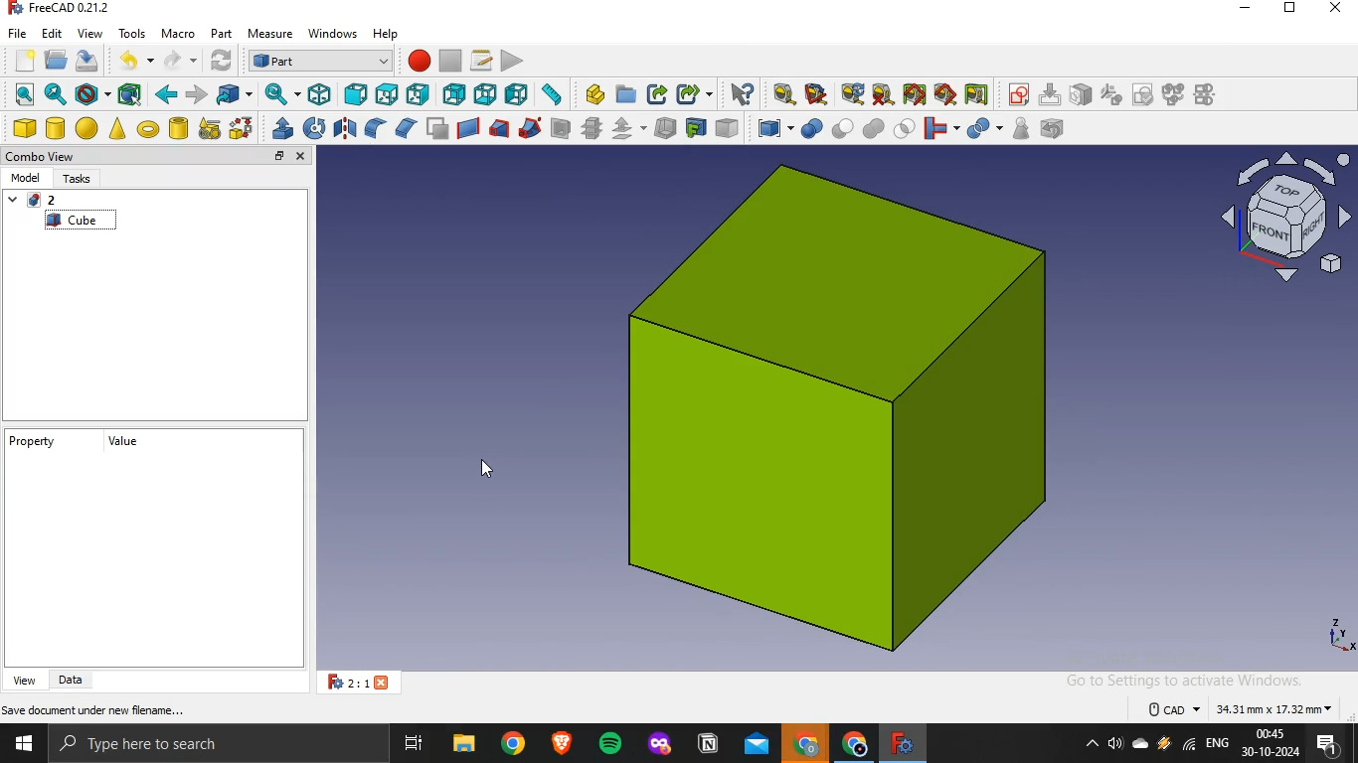 Image resolution: width=1358 pixels, height=763 pixels. I want to click on start, so click(20, 746).